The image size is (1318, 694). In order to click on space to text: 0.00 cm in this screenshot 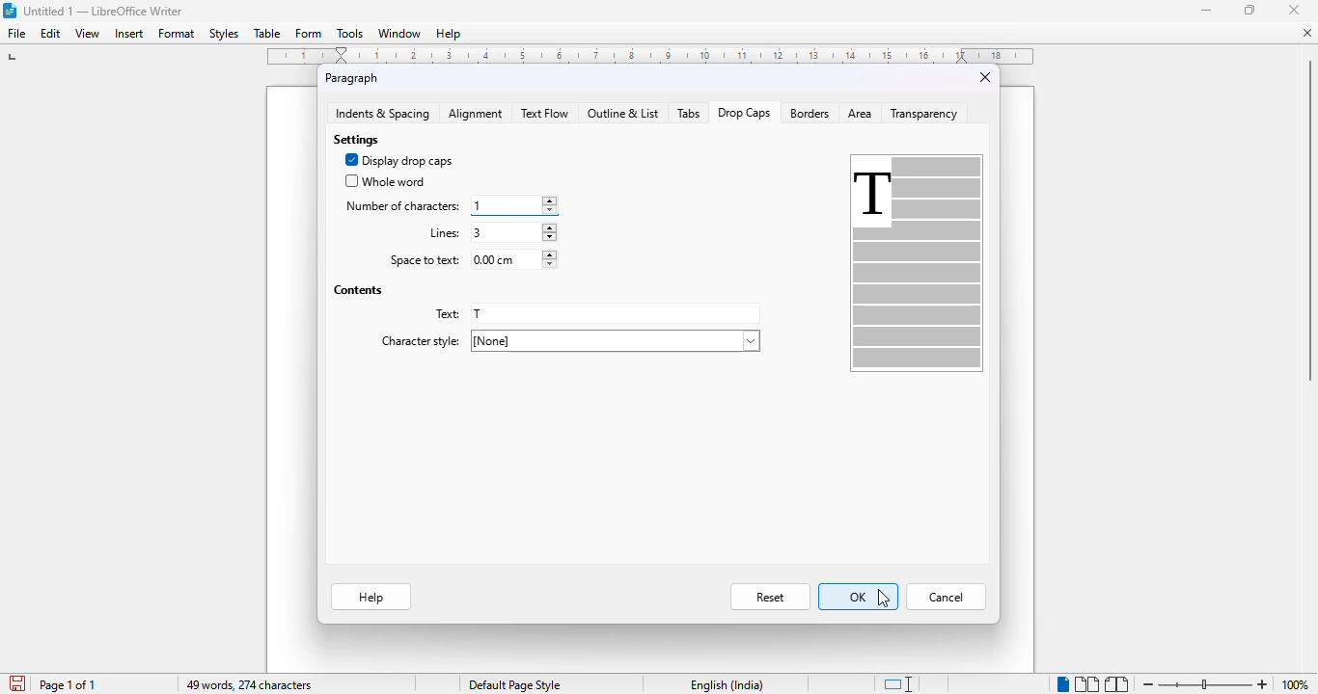, I will do `click(472, 258)`.